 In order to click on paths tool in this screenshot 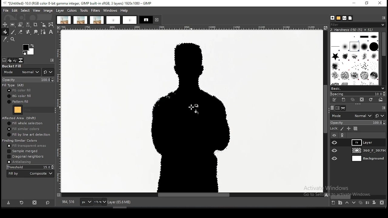, I will do `click(44, 32)`.